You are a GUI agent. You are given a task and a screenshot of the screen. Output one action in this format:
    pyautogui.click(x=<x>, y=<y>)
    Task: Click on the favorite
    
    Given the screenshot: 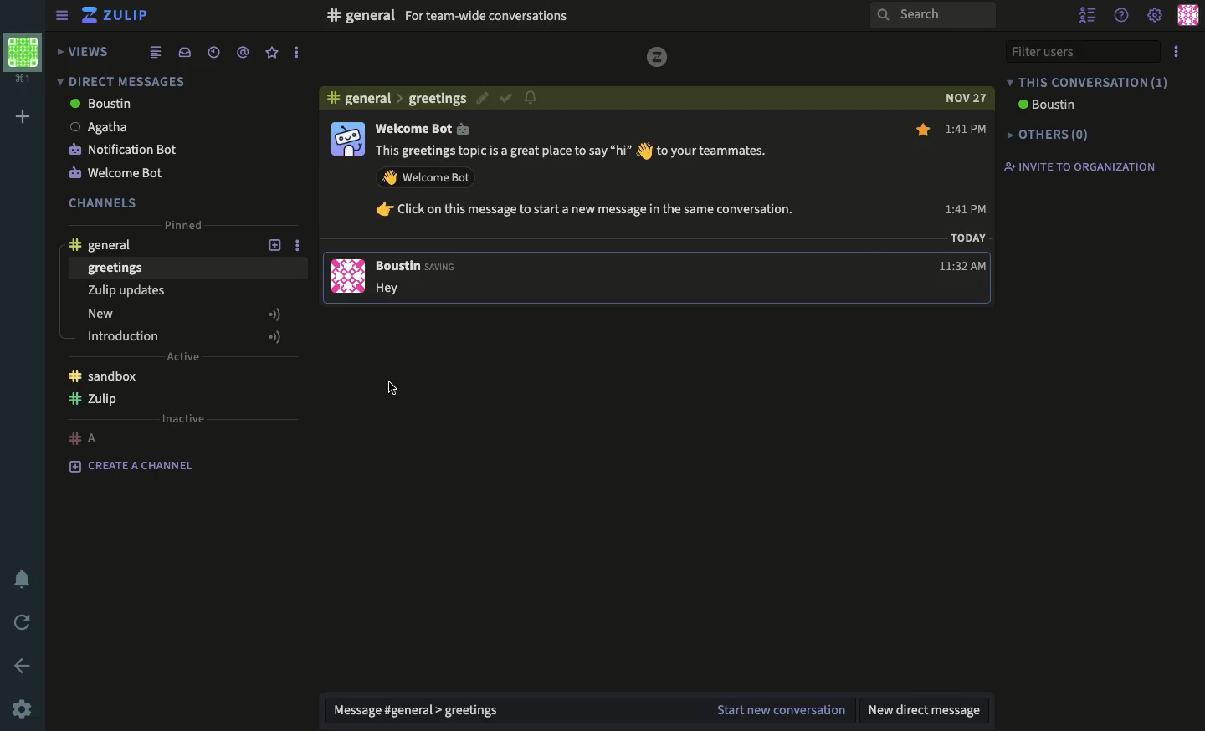 What is the action you would take?
    pyautogui.click(x=272, y=53)
    